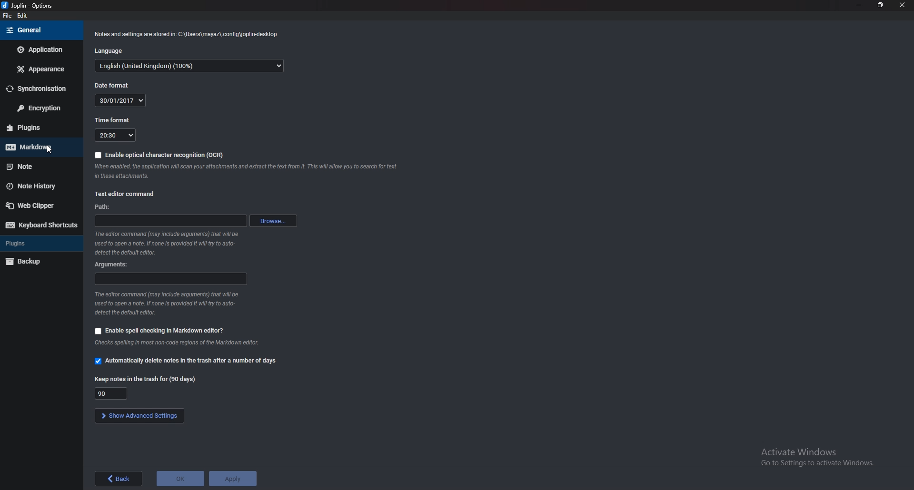  I want to click on Encryption, so click(41, 109).